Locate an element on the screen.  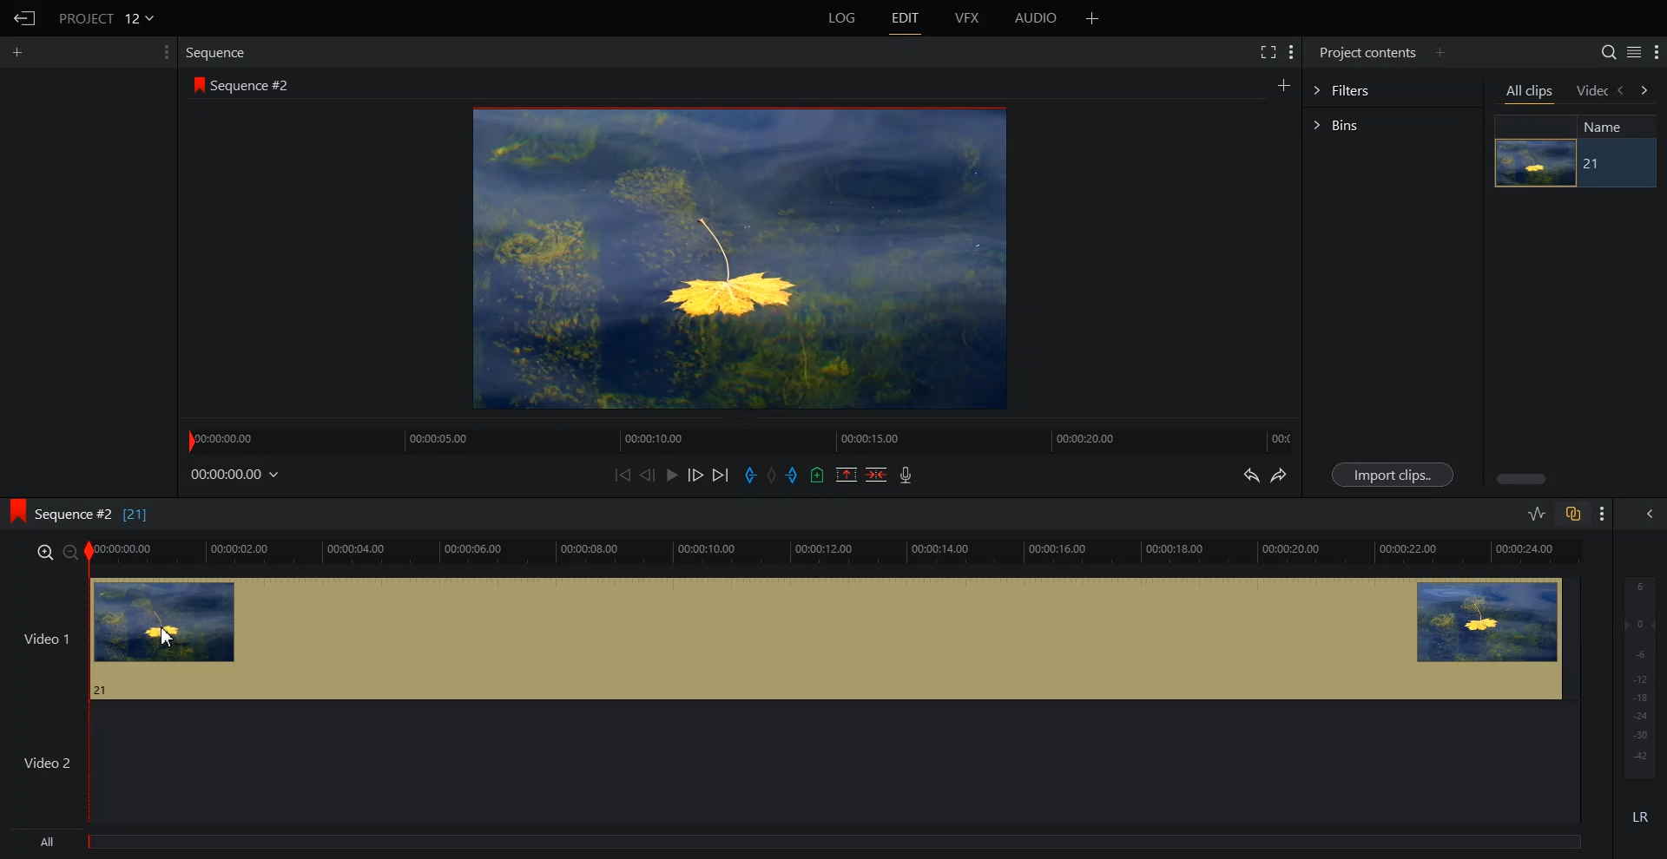
Project Contents is located at coordinates (1368, 51).